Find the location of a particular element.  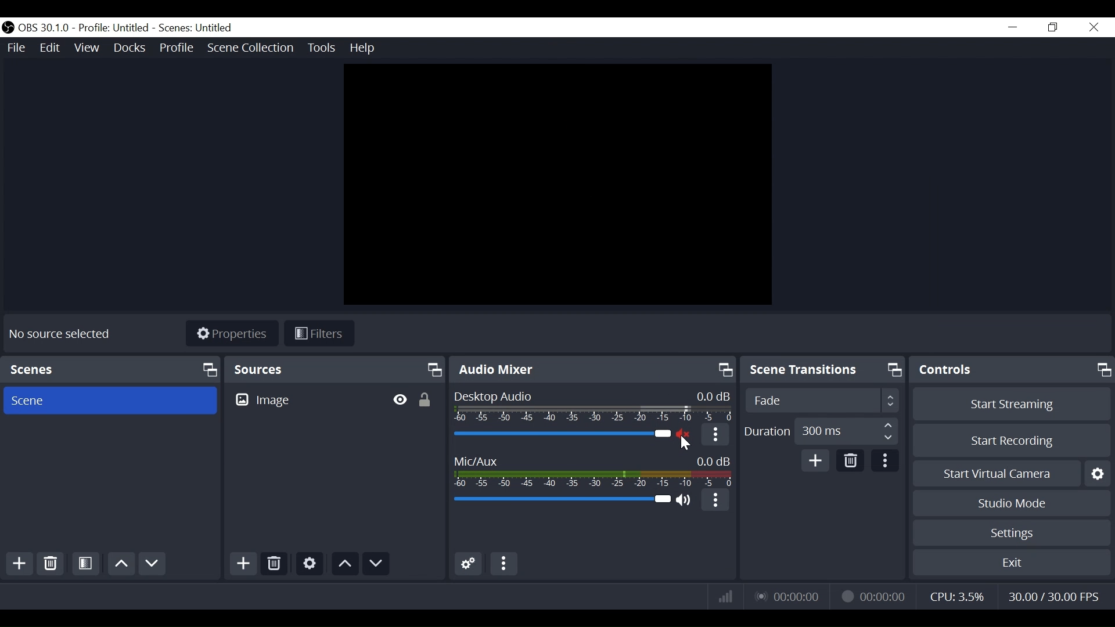

Start Streaming is located at coordinates (1012, 403).